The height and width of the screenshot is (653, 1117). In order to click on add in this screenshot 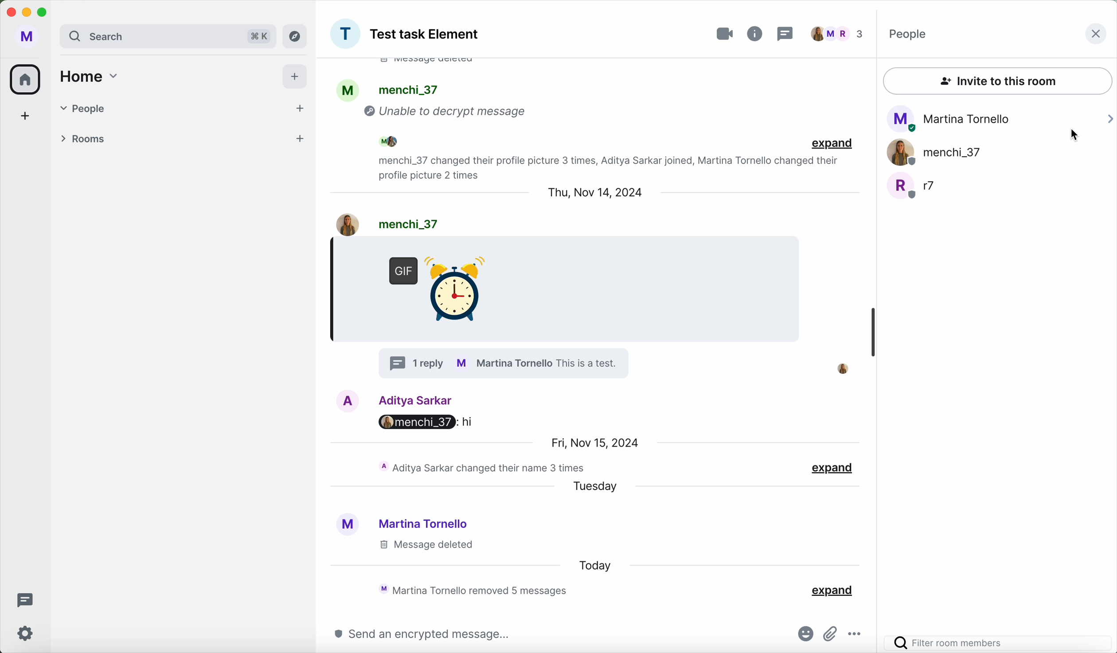, I will do `click(294, 77)`.